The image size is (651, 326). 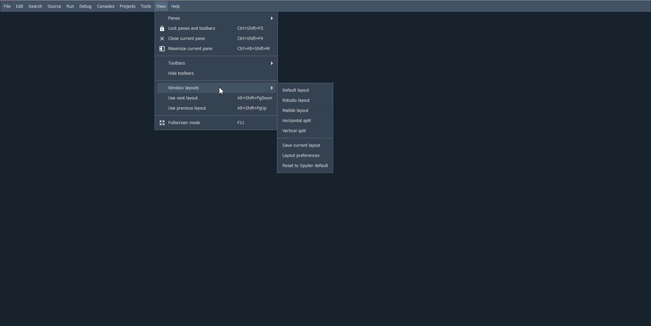 What do you see at coordinates (175, 6) in the screenshot?
I see `Help` at bounding box center [175, 6].